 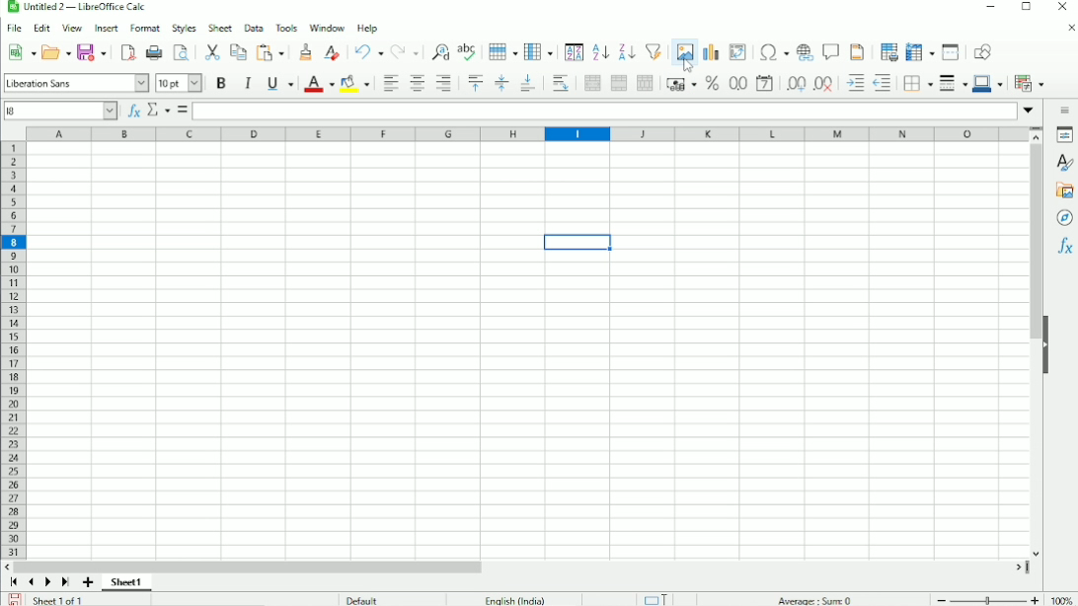 I want to click on Redo, so click(x=406, y=51).